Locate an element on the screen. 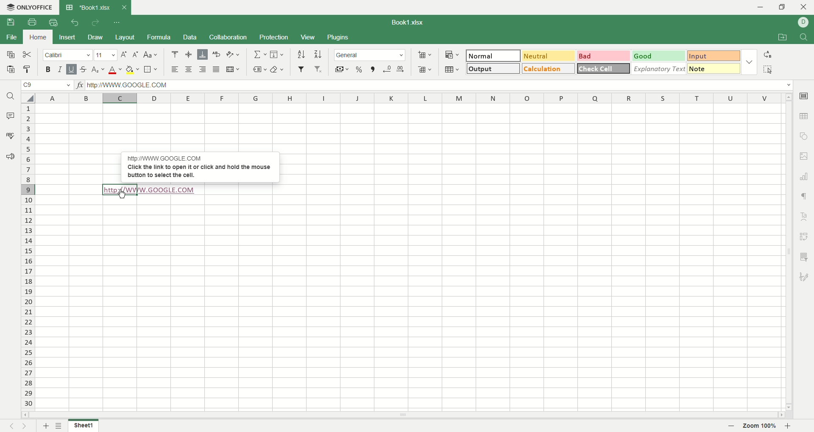  filter is located at coordinates (301, 69).